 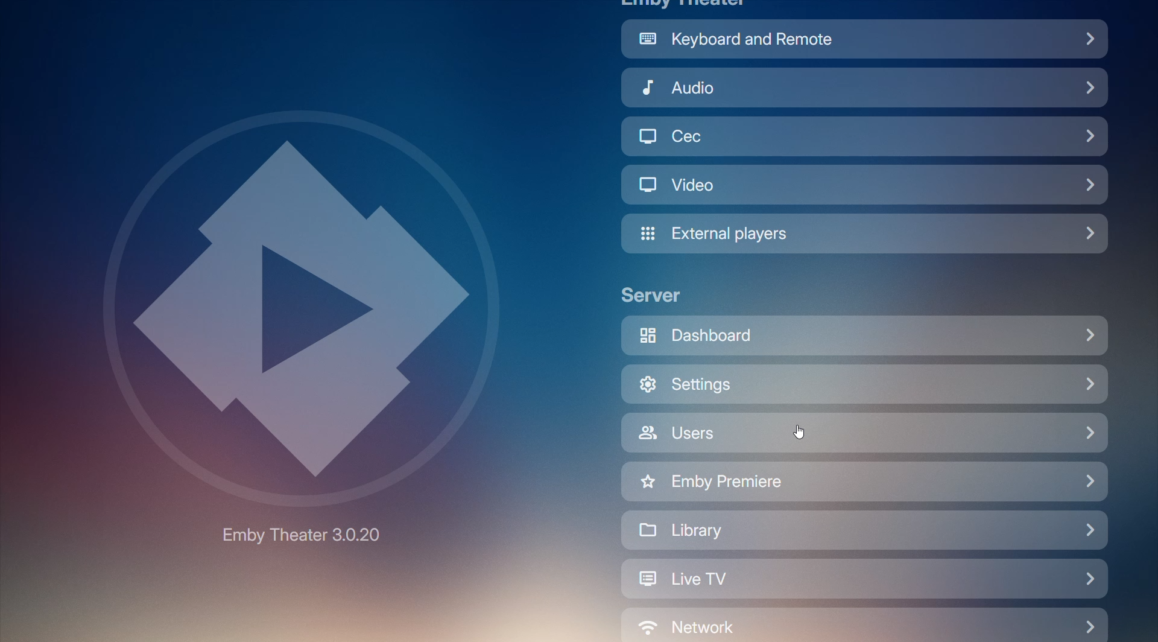 What do you see at coordinates (861, 40) in the screenshot?
I see `Keyboard and Remote` at bounding box center [861, 40].